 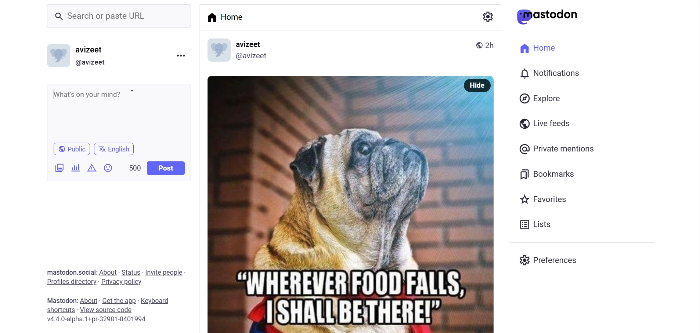 I want to click on Explore, so click(x=541, y=98).